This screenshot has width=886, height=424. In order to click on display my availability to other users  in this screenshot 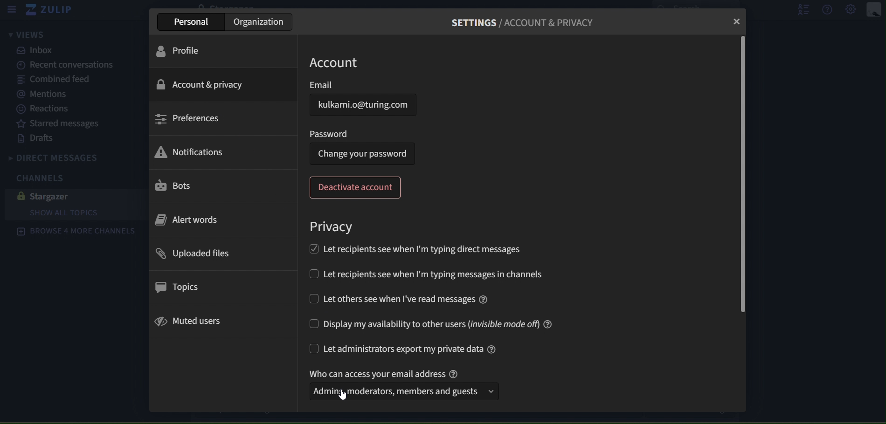, I will do `click(432, 324)`.